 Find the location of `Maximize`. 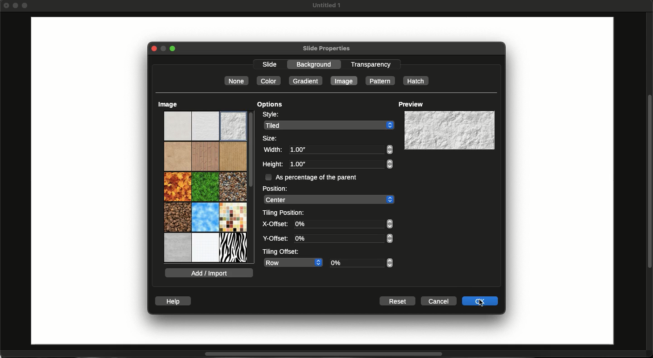

Maximize is located at coordinates (175, 49).